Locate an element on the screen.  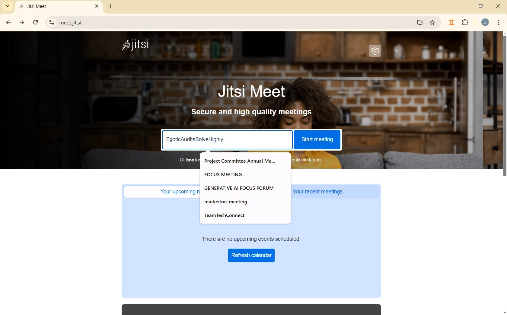
new tab is located at coordinates (109, 7).